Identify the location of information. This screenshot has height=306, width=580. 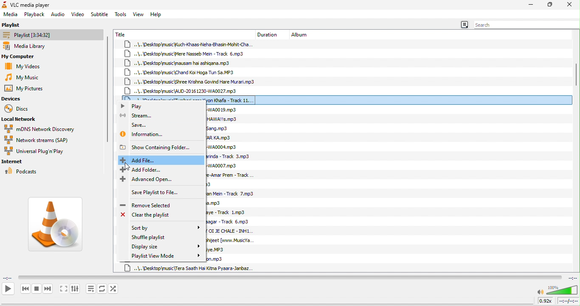
(146, 134).